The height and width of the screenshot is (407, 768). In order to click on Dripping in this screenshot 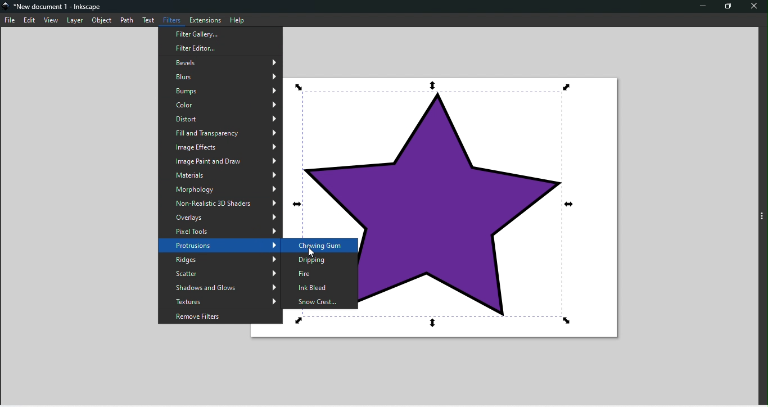, I will do `click(320, 261)`.